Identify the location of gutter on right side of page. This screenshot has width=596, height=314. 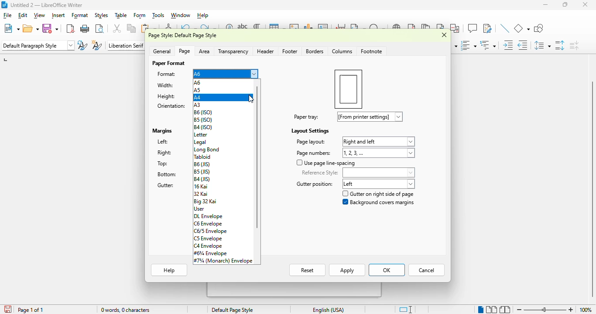
(378, 194).